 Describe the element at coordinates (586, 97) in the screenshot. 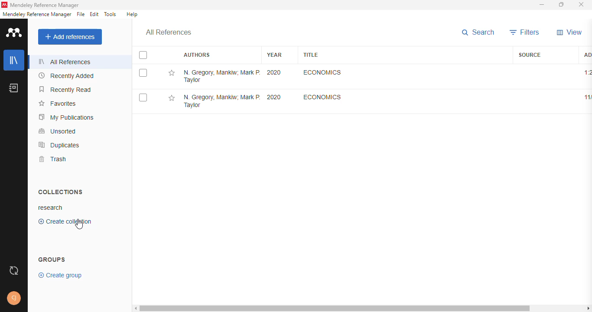

I see `11/` at that location.